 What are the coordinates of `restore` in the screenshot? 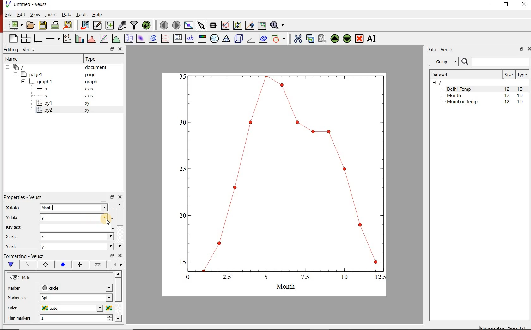 It's located at (112, 196).